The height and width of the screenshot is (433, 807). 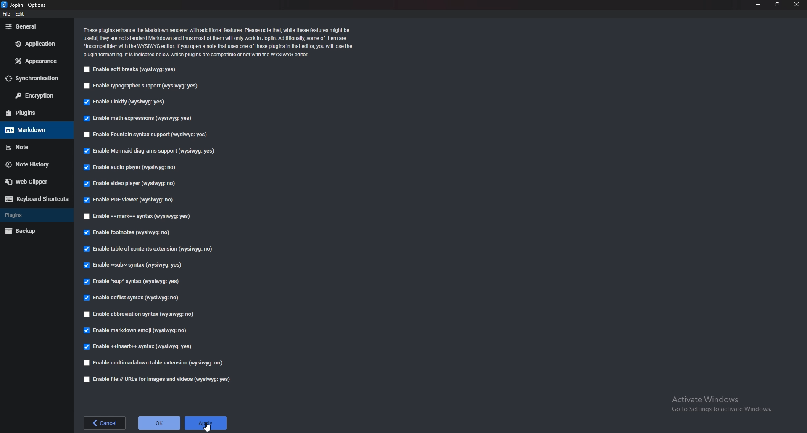 What do you see at coordinates (724, 402) in the screenshot?
I see `activate windows` at bounding box center [724, 402].